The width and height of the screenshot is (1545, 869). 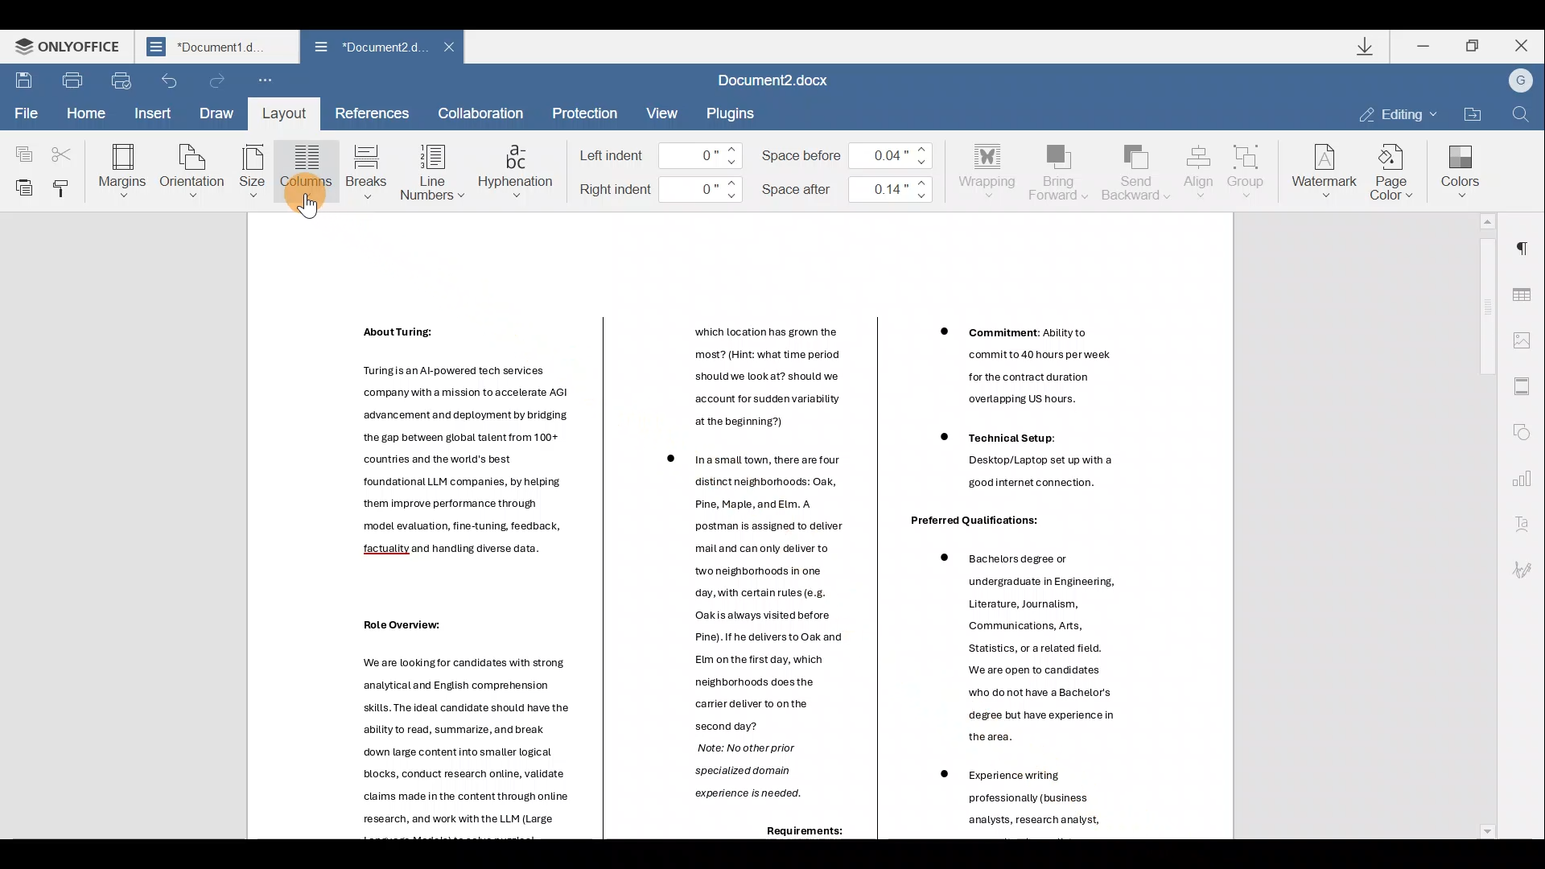 What do you see at coordinates (1525, 525) in the screenshot?
I see `Text Art settings` at bounding box center [1525, 525].